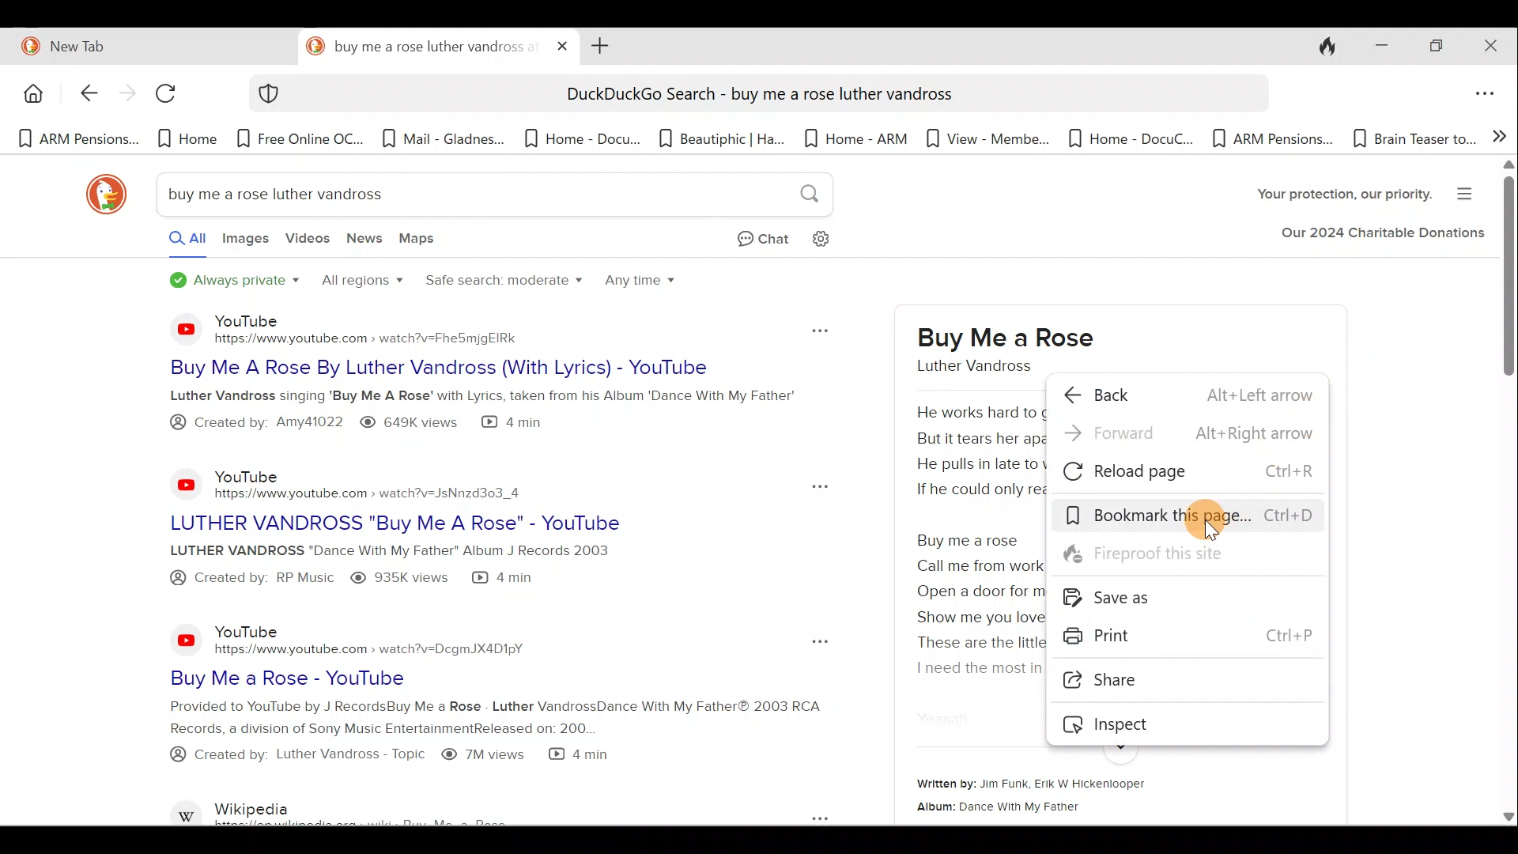 The image size is (1518, 854). Describe the element at coordinates (1188, 437) in the screenshot. I see `Forward` at that location.